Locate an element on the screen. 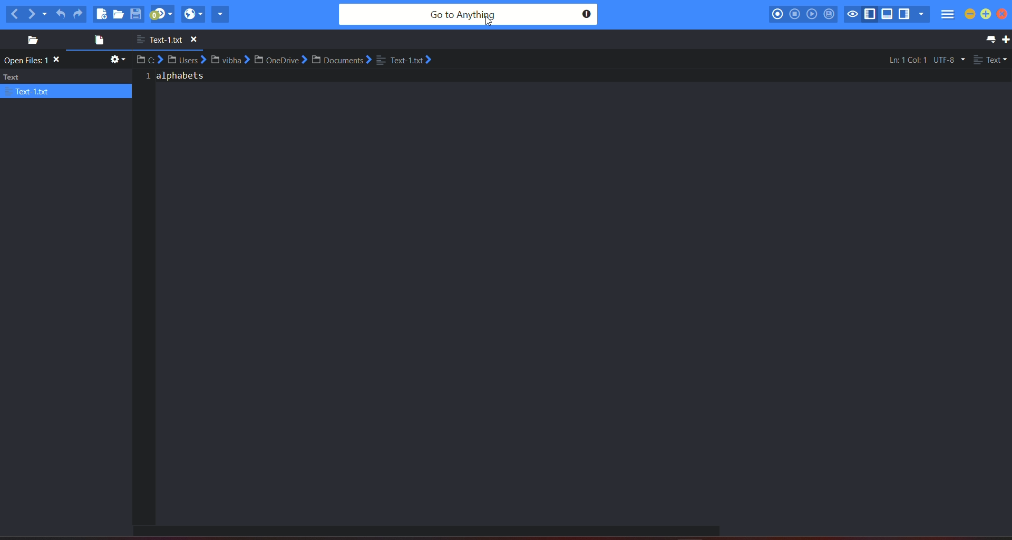 Image resolution: width=1012 pixels, height=540 pixels. jump to next is located at coordinates (162, 14).